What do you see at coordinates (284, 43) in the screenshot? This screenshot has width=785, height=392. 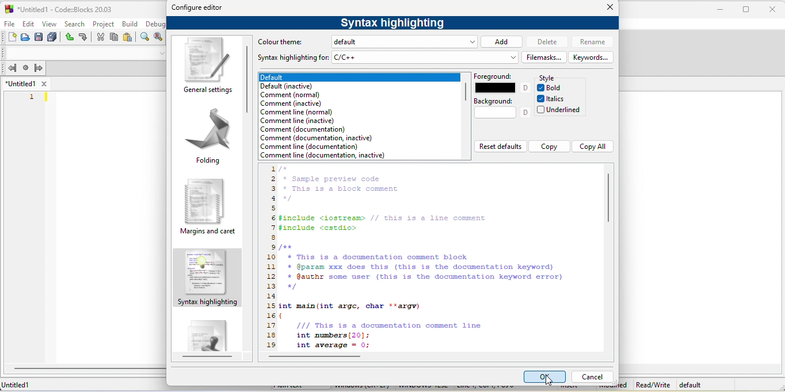 I see `colour theme` at bounding box center [284, 43].